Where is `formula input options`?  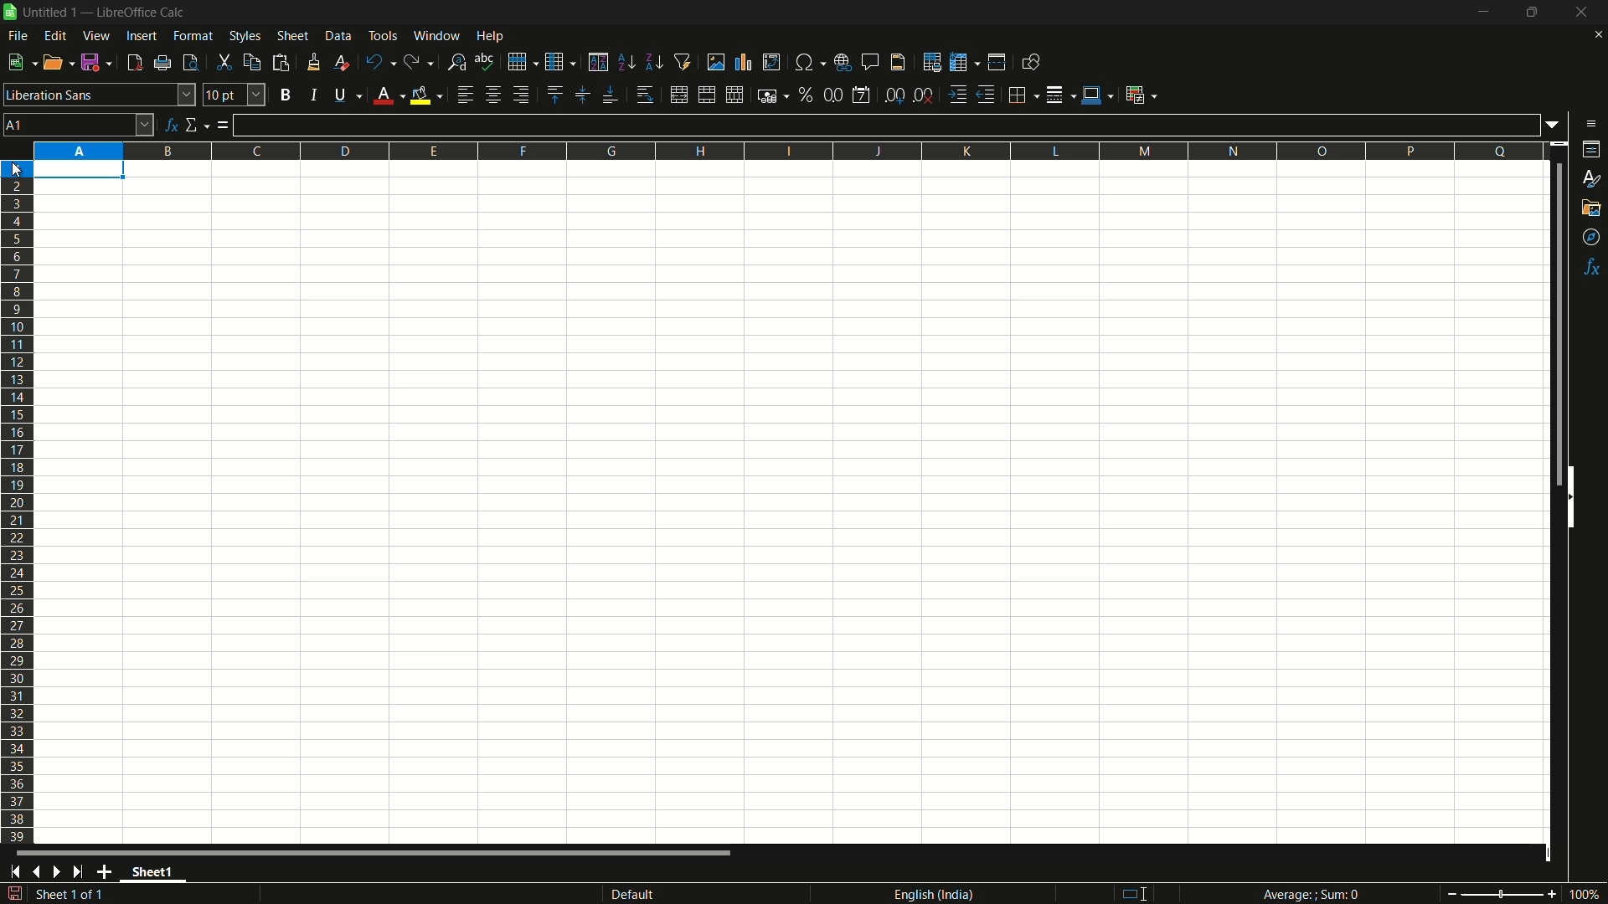
formula input options is located at coordinates (1557, 124).